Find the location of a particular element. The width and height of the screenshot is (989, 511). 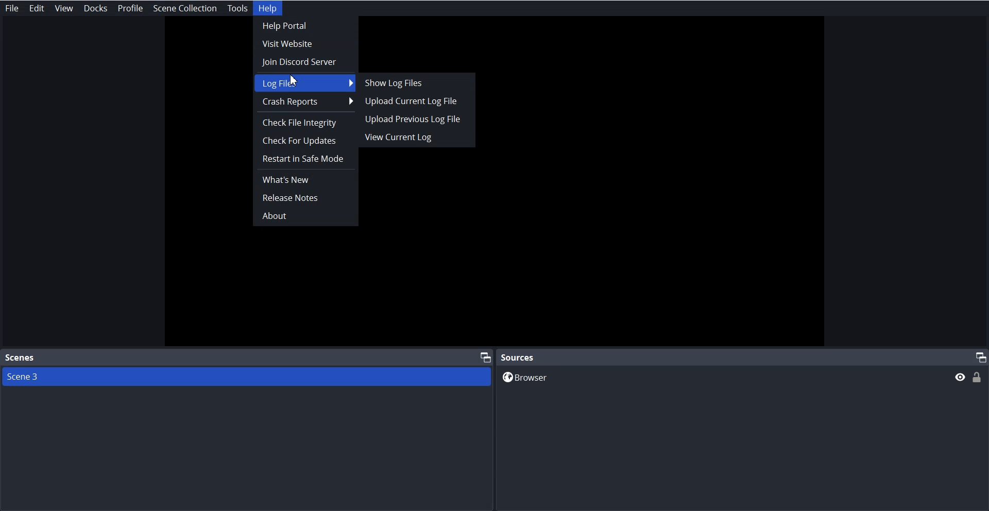

Maximize Window is located at coordinates (480, 357).